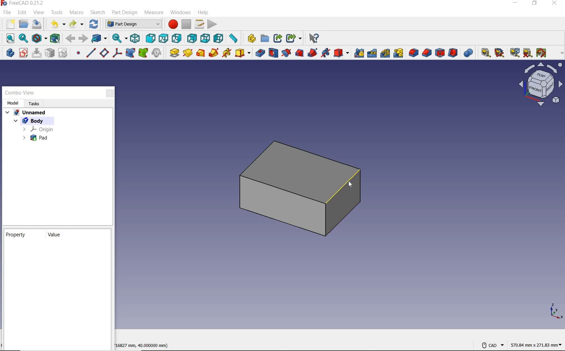 The height and width of the screenshot is (351, 565). Describe the element at coordinates (200, 53) in the screenshot. I see `additive loft` at that location.